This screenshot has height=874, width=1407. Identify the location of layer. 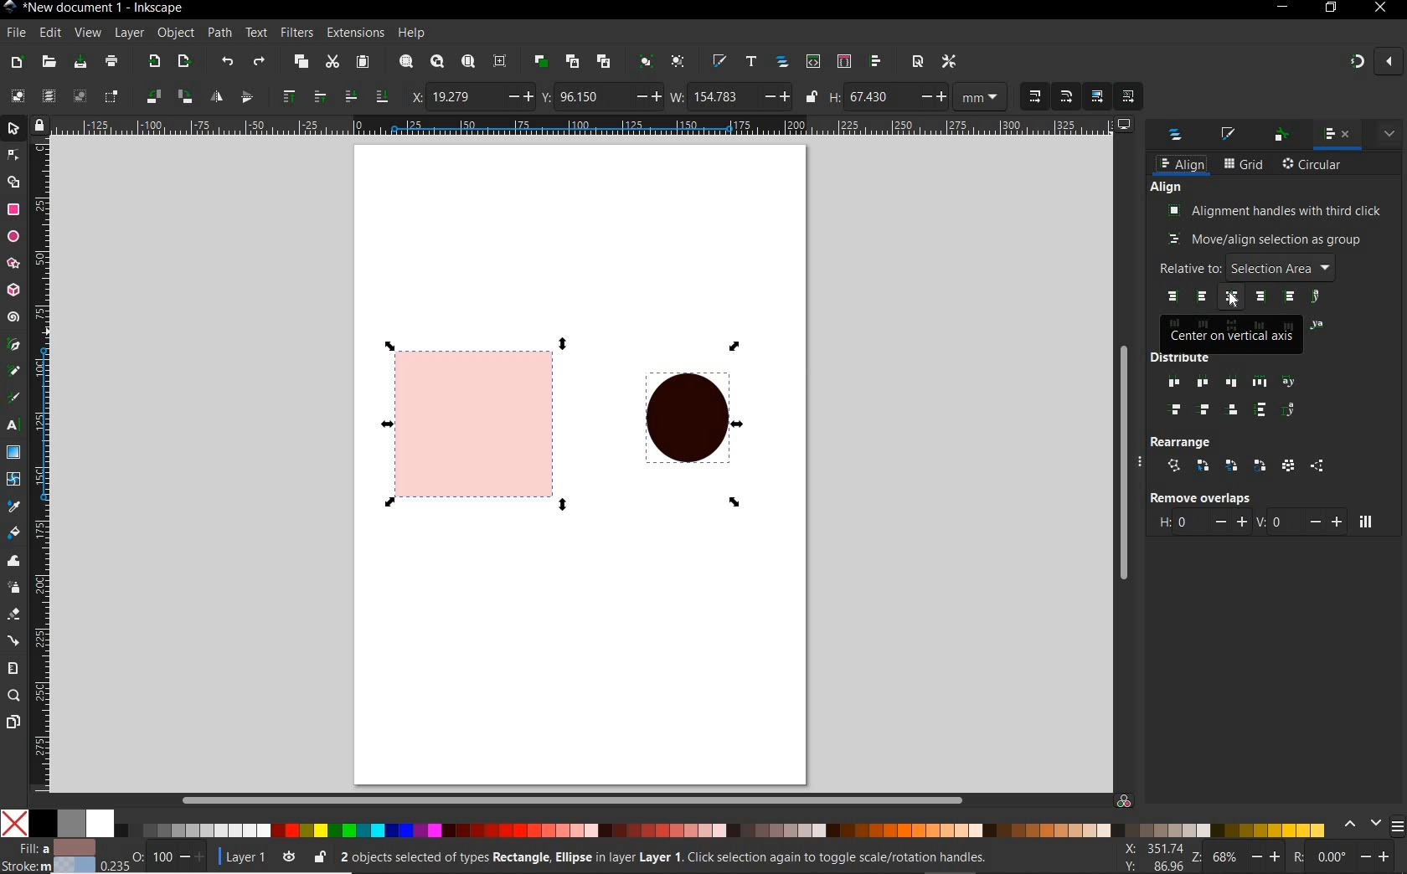
(130, 32).